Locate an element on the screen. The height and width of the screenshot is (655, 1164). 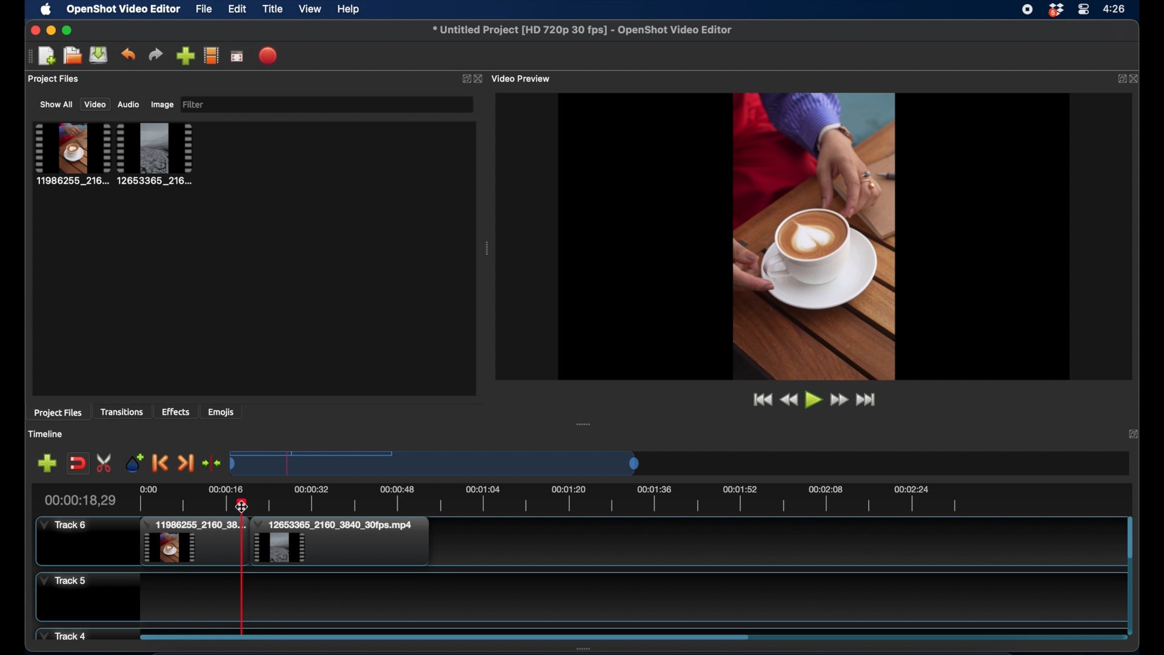
fast forward is located at coordinates (838, 400).